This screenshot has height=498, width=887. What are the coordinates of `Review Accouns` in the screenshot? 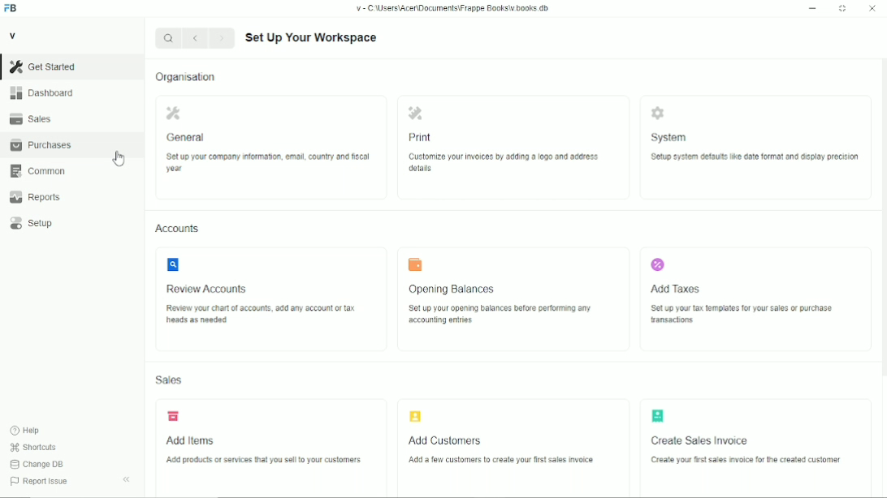 It's located at (211, 286).